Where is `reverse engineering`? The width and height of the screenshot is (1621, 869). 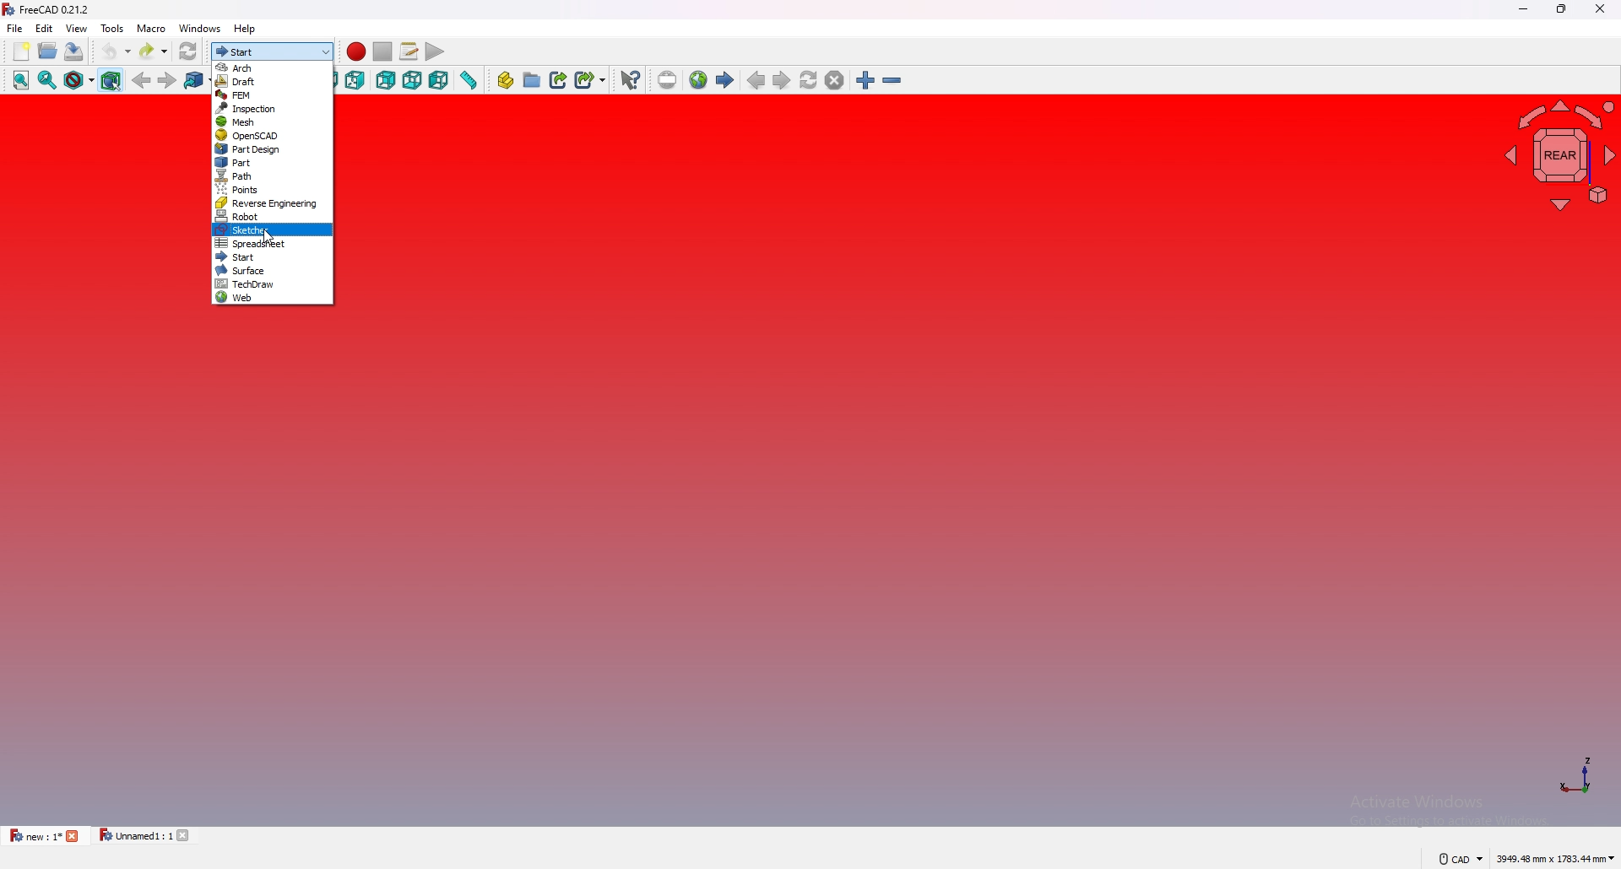
reverse engineering is located at coordinates (274, 202).